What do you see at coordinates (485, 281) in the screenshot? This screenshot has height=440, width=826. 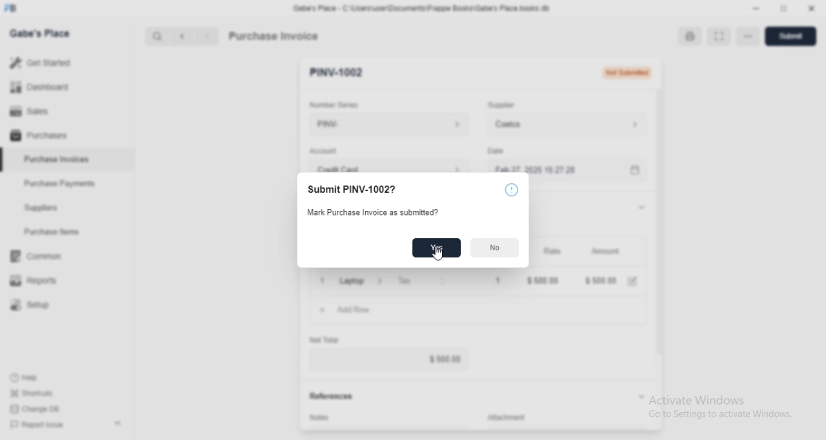 I see `1` at bounding box center [485, 281].